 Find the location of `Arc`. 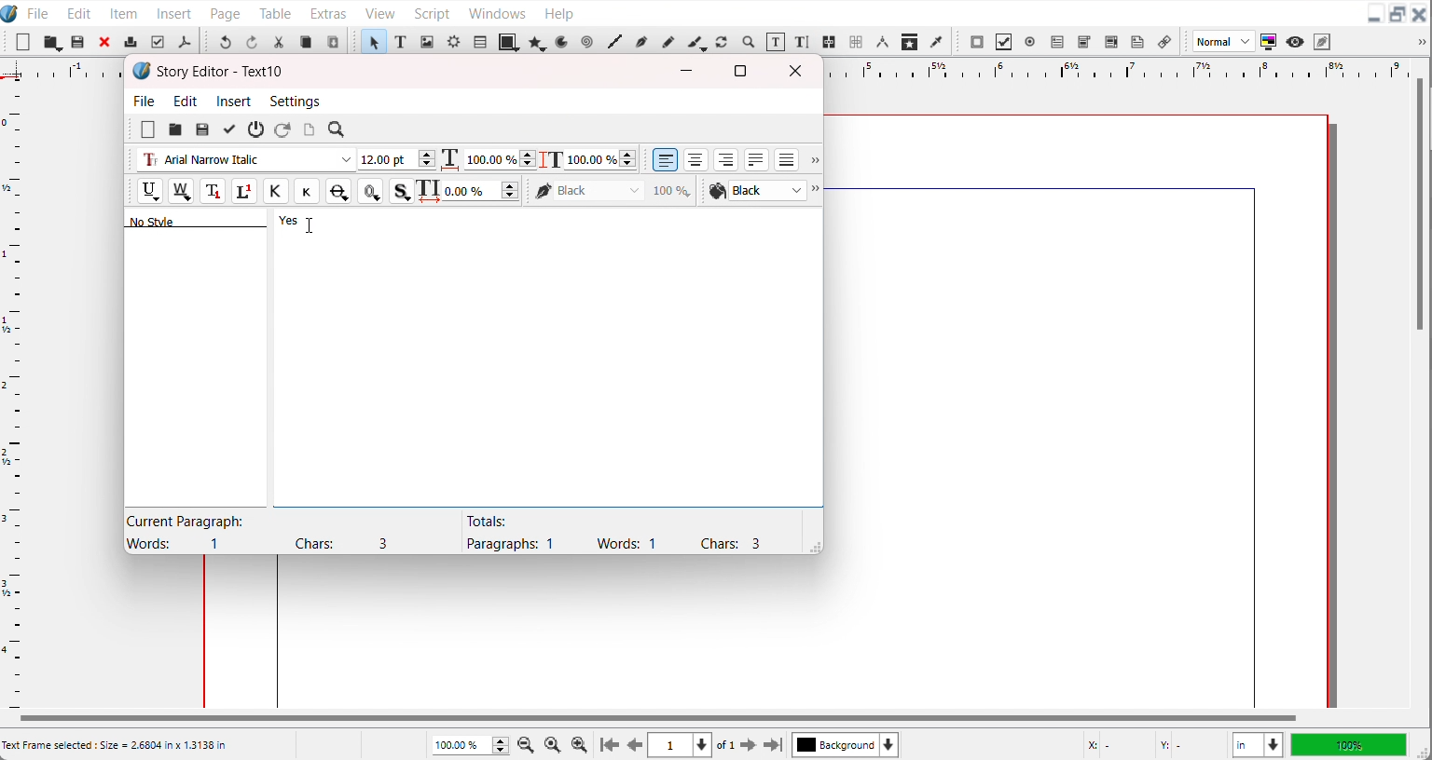

Arc is located at coordinates (563, 41).